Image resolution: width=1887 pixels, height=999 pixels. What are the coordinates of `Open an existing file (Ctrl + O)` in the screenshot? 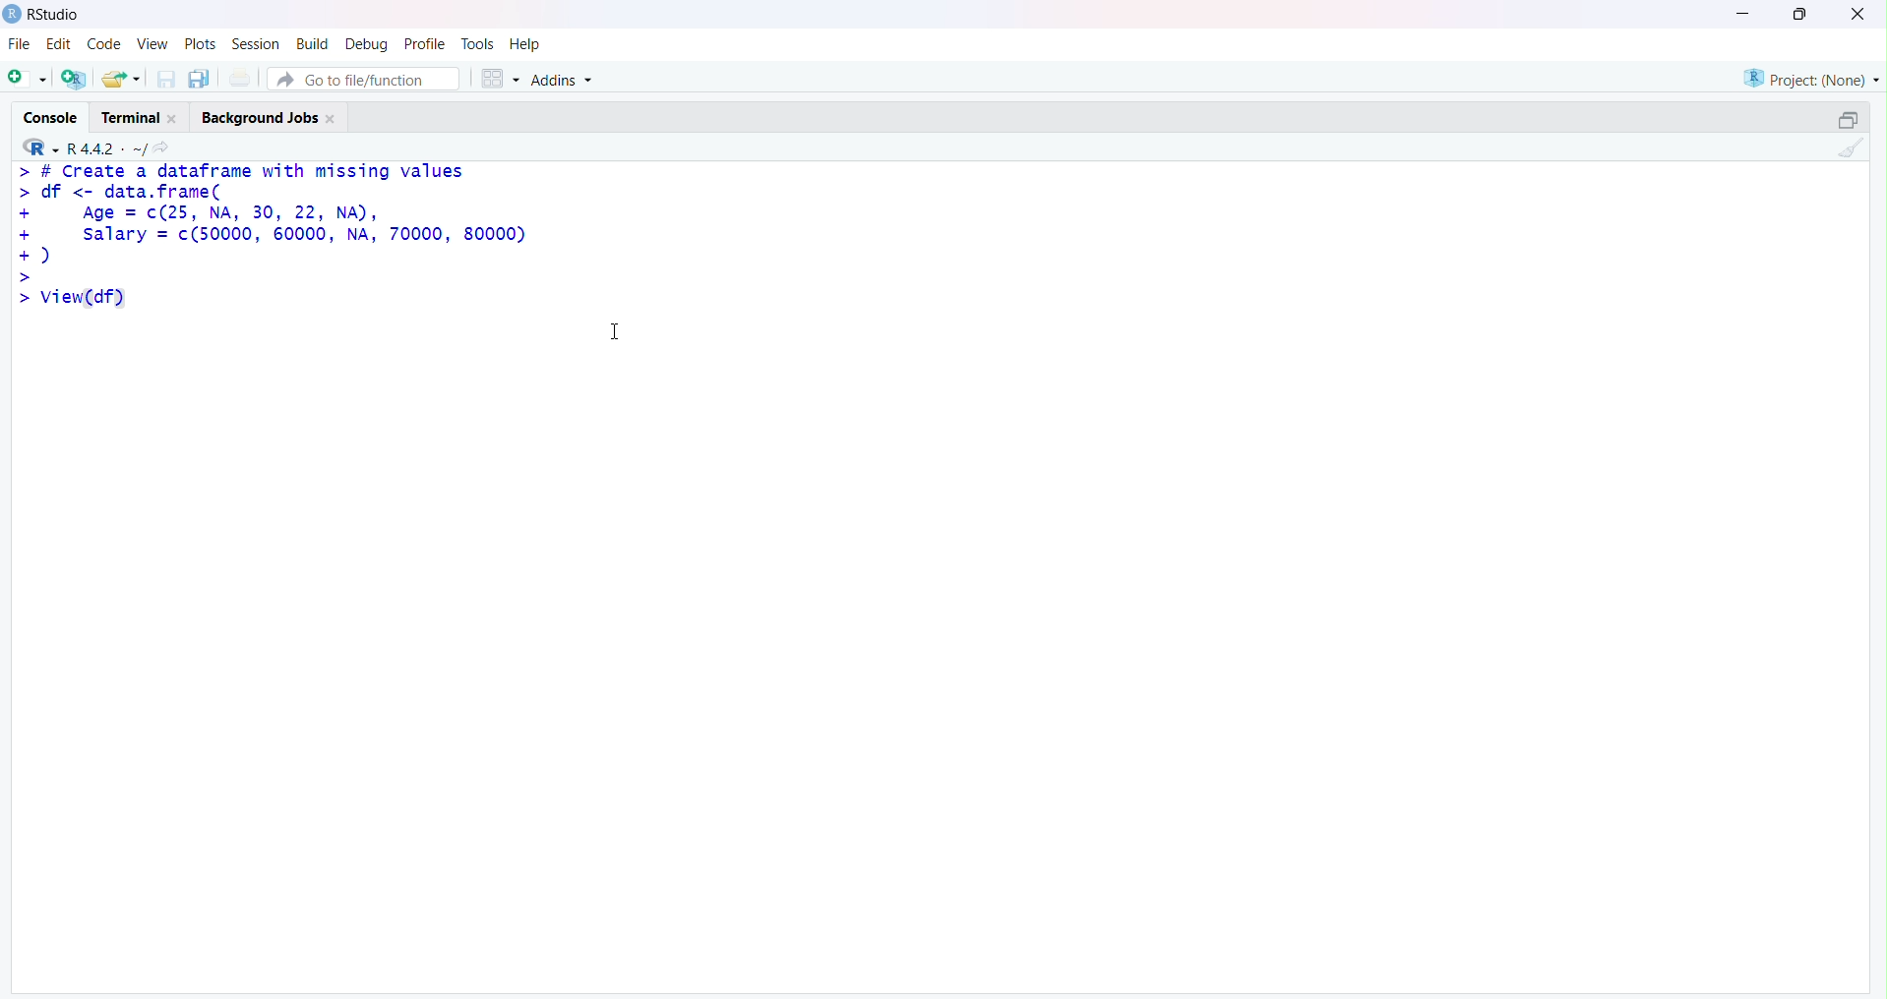 It's located at (121, 78).